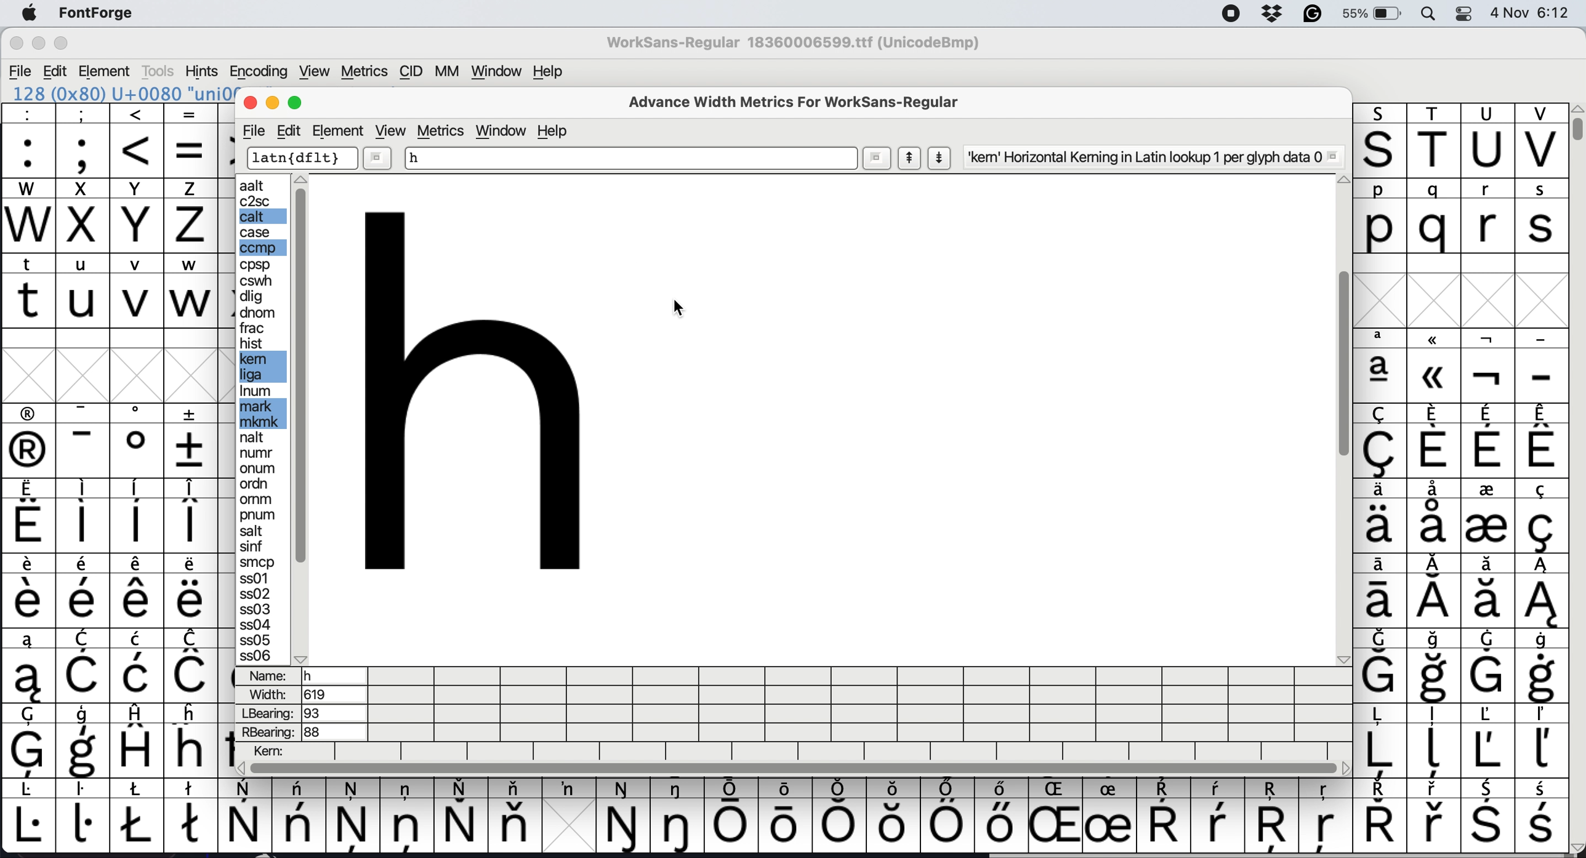 Image resolution: width=1586 pixels, height=858 pixels. Describe the element at coordinates (817, 104) in the screenshot. I see `advanced width metrics for worksans-regular` at that location.